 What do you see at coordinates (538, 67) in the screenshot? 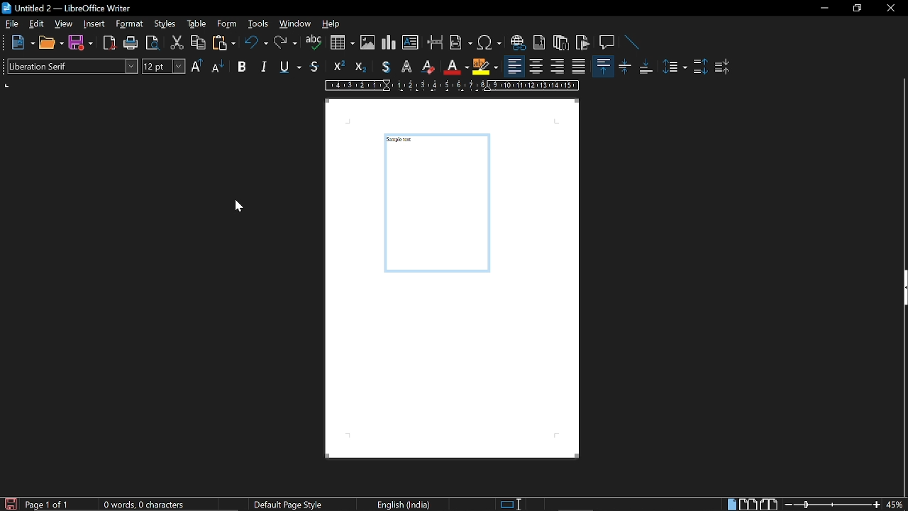
I see `align center` at bounding box center [538, 67].